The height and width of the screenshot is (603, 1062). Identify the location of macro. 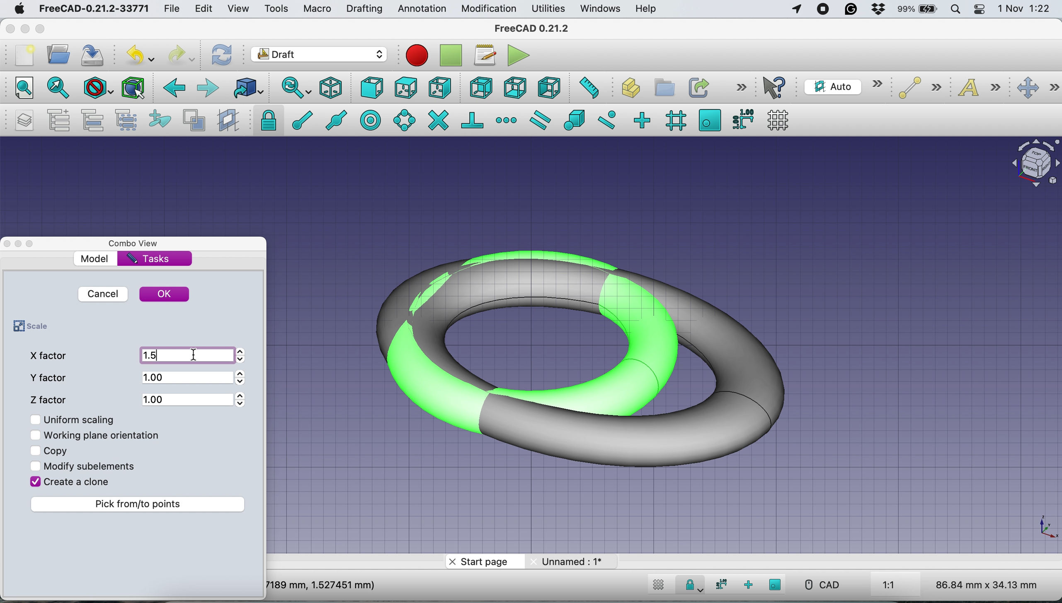
(318, 10).